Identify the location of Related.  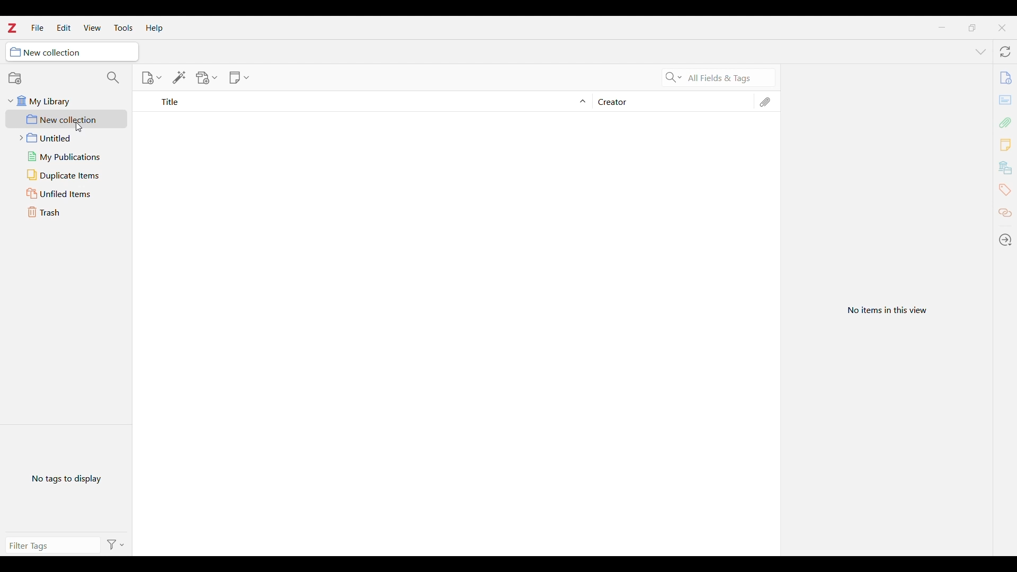
(1005, 213).